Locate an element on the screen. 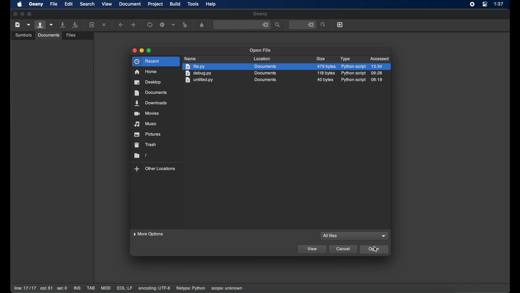 This screenshot has width=520, height=293. open a recent file is located at coordinates (51, 25).